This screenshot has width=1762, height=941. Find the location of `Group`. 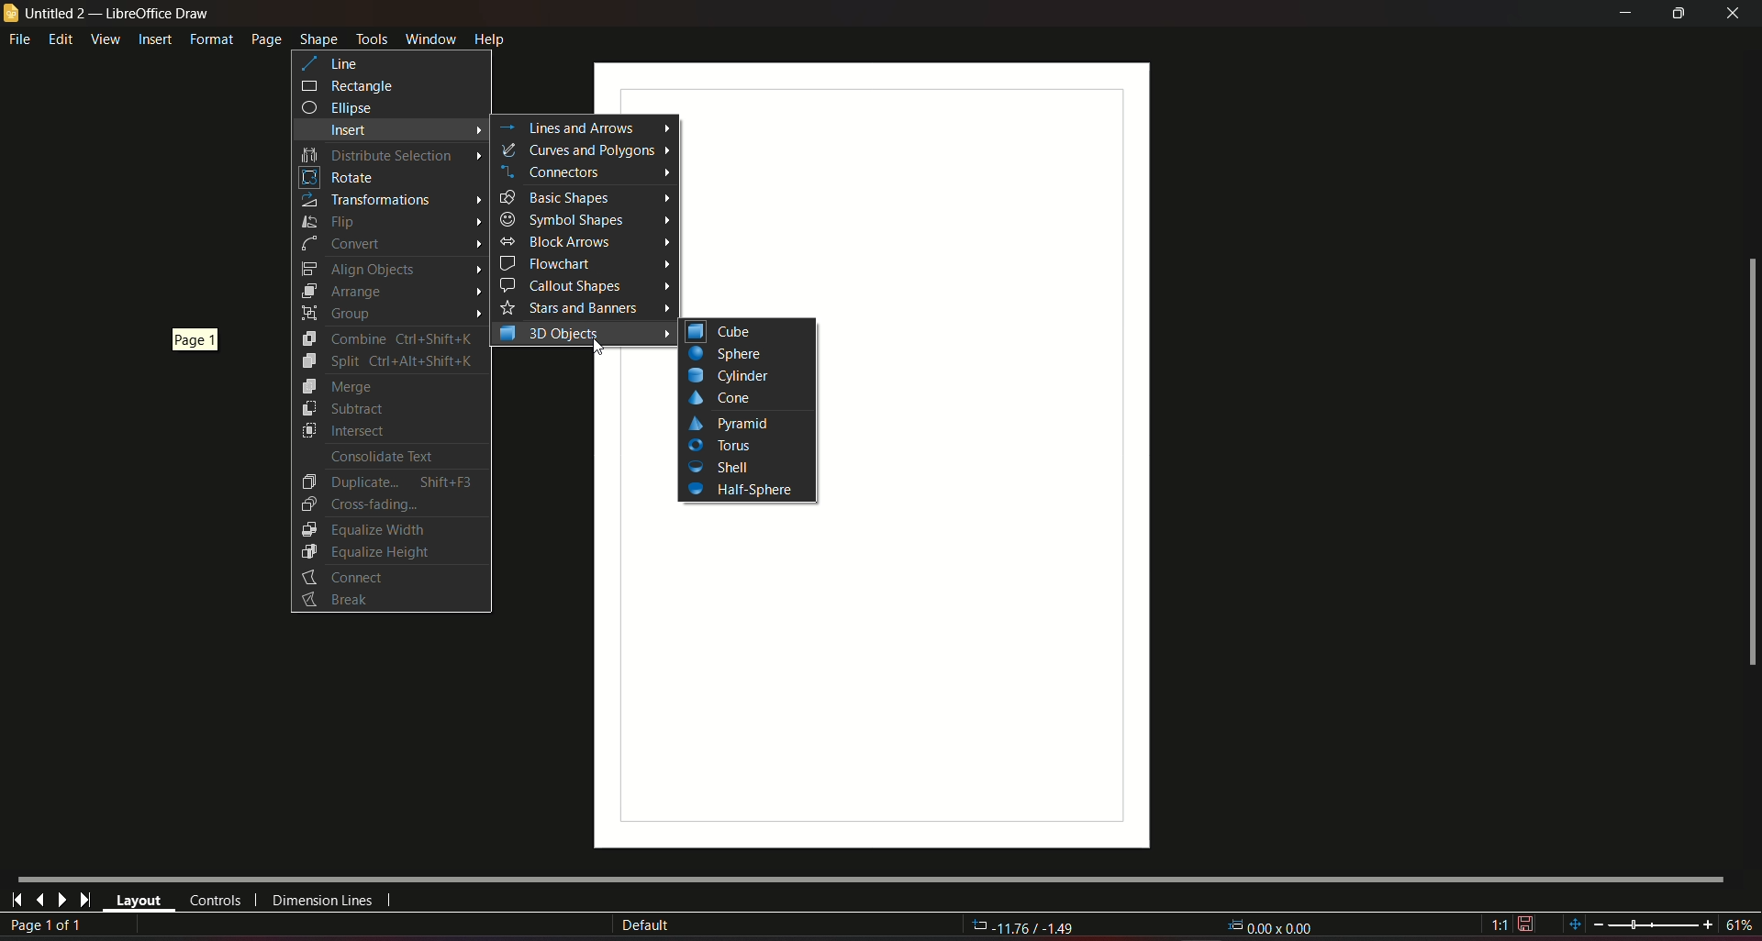

Group is located at coordinates (340, 314).